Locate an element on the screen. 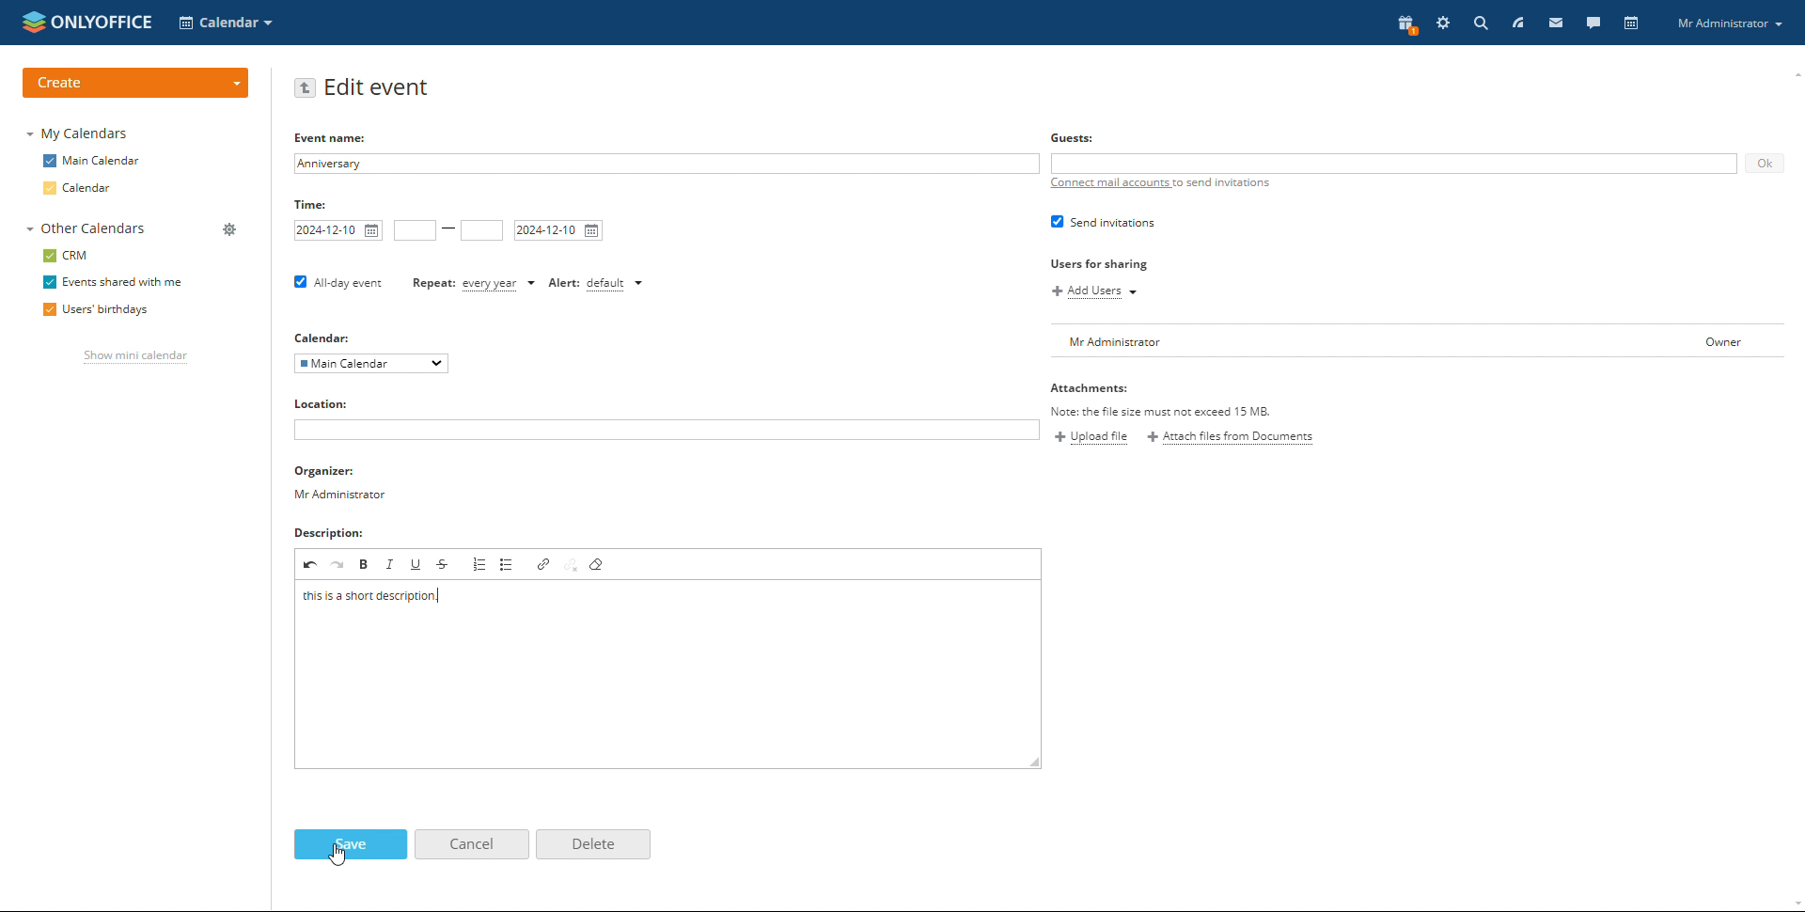  save is located at coordinates (350, 844).